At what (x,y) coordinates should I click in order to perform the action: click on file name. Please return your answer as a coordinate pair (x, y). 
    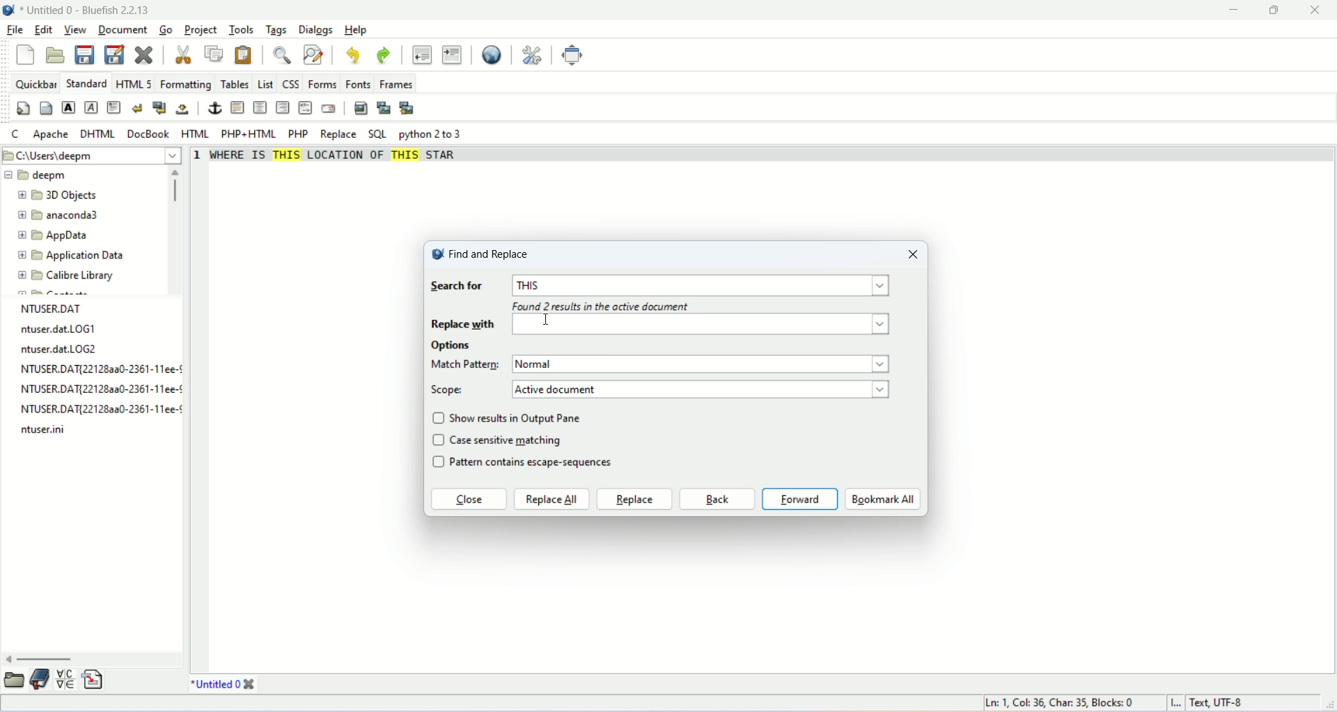
    Looking at the image, I should click on (104, 369).